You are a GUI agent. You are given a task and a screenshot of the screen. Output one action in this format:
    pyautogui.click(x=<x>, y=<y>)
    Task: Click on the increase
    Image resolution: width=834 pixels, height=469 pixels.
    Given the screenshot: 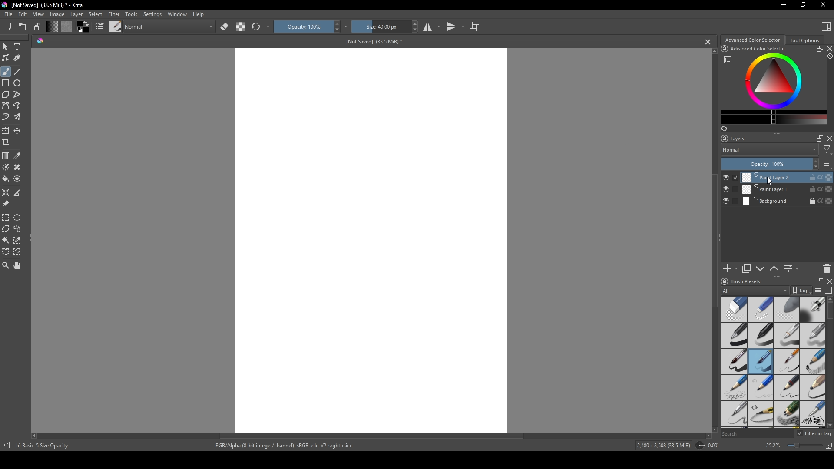 What is the action you would take?
    pyautogui.click(x=815, y=161)
    